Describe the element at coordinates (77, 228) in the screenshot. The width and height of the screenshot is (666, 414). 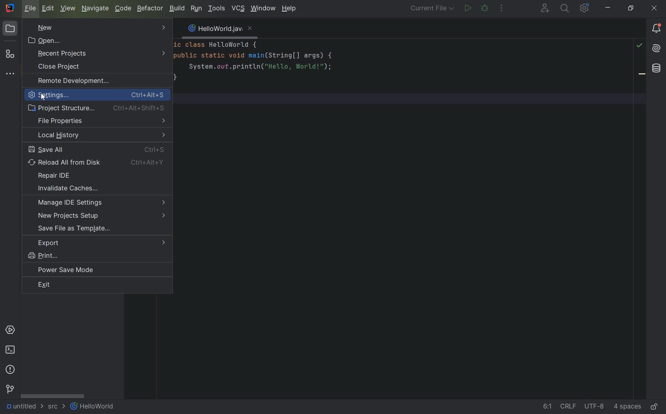
I see `save file as template` at that location.